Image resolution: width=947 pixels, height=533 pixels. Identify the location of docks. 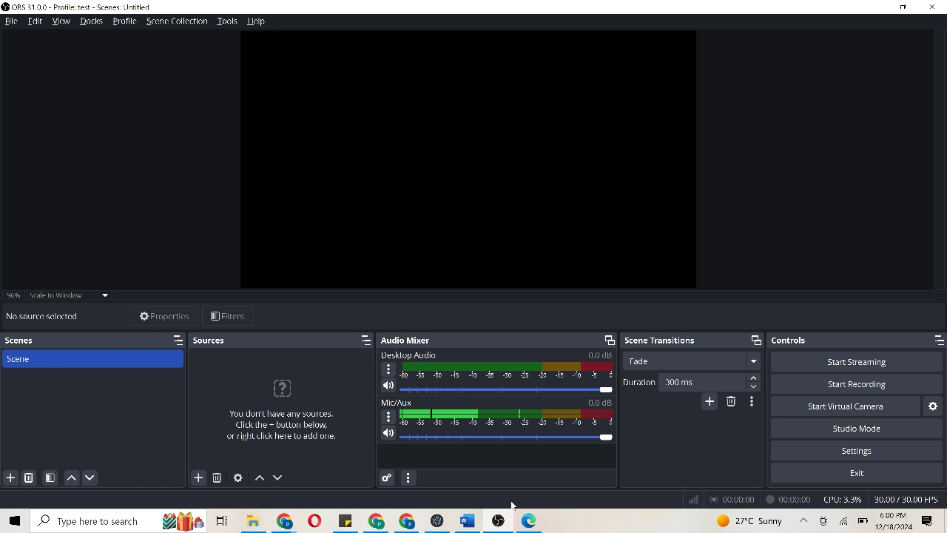
(88, 21).